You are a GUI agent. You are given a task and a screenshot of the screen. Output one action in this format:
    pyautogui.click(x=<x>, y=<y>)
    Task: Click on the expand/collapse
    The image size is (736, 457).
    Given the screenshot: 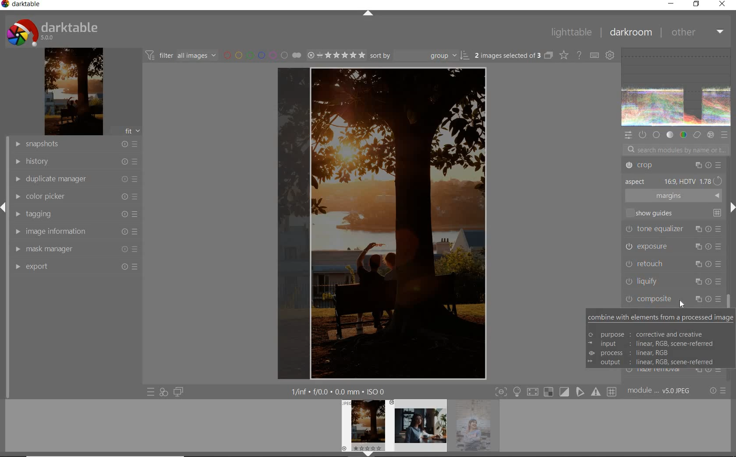 What is the action you would take?
    pyautogui.click(x=371, y=454)
    